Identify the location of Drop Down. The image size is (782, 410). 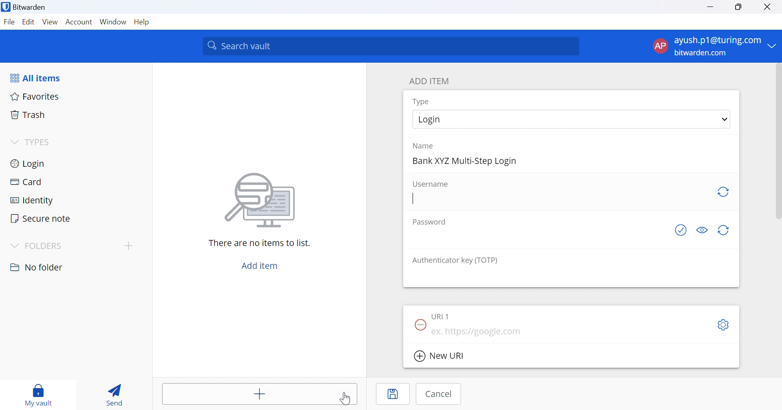
(723, 120).